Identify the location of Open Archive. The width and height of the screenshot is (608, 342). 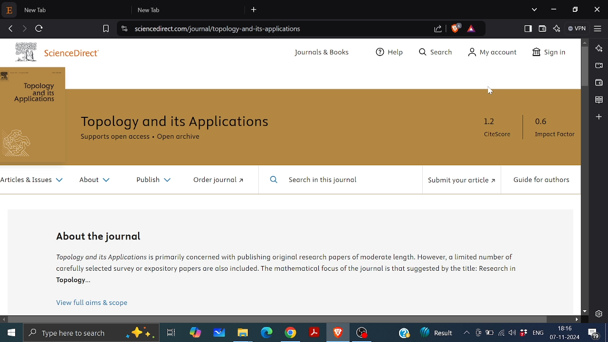
(183, 138).